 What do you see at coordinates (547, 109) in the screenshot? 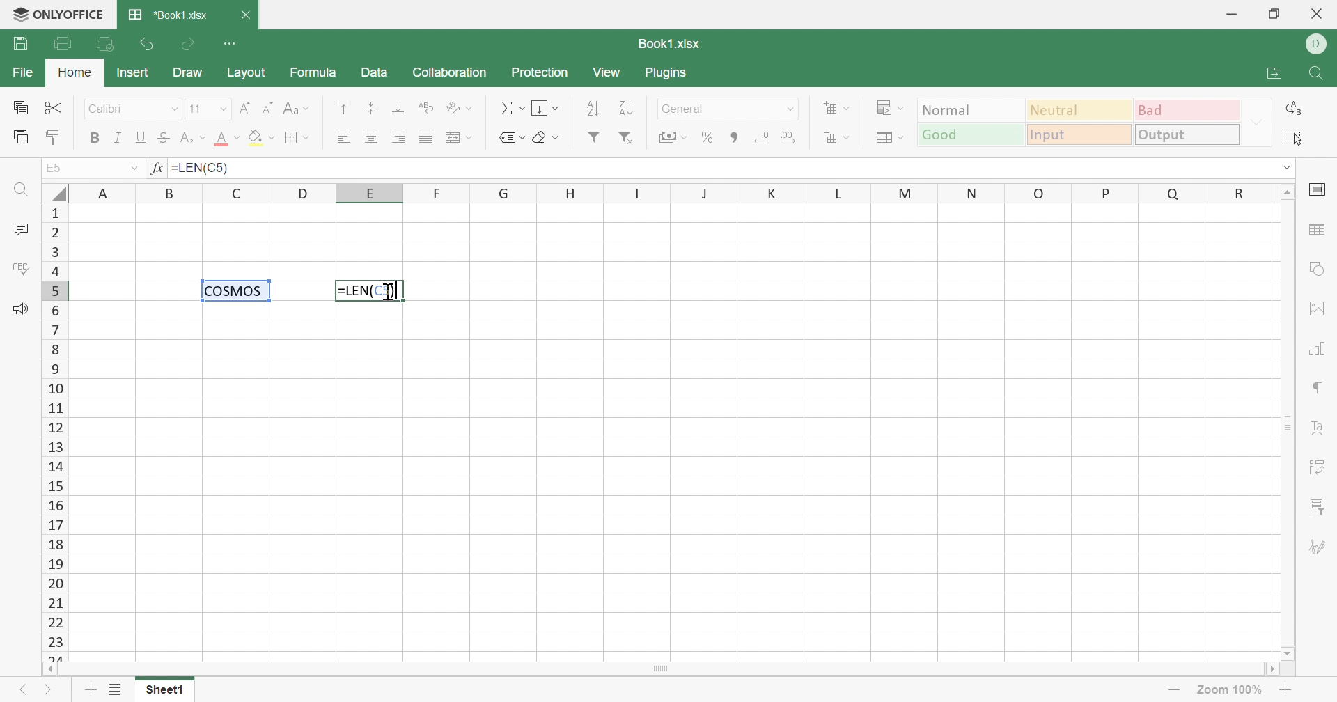
I see `Fill` at bounding box center [547, 109].